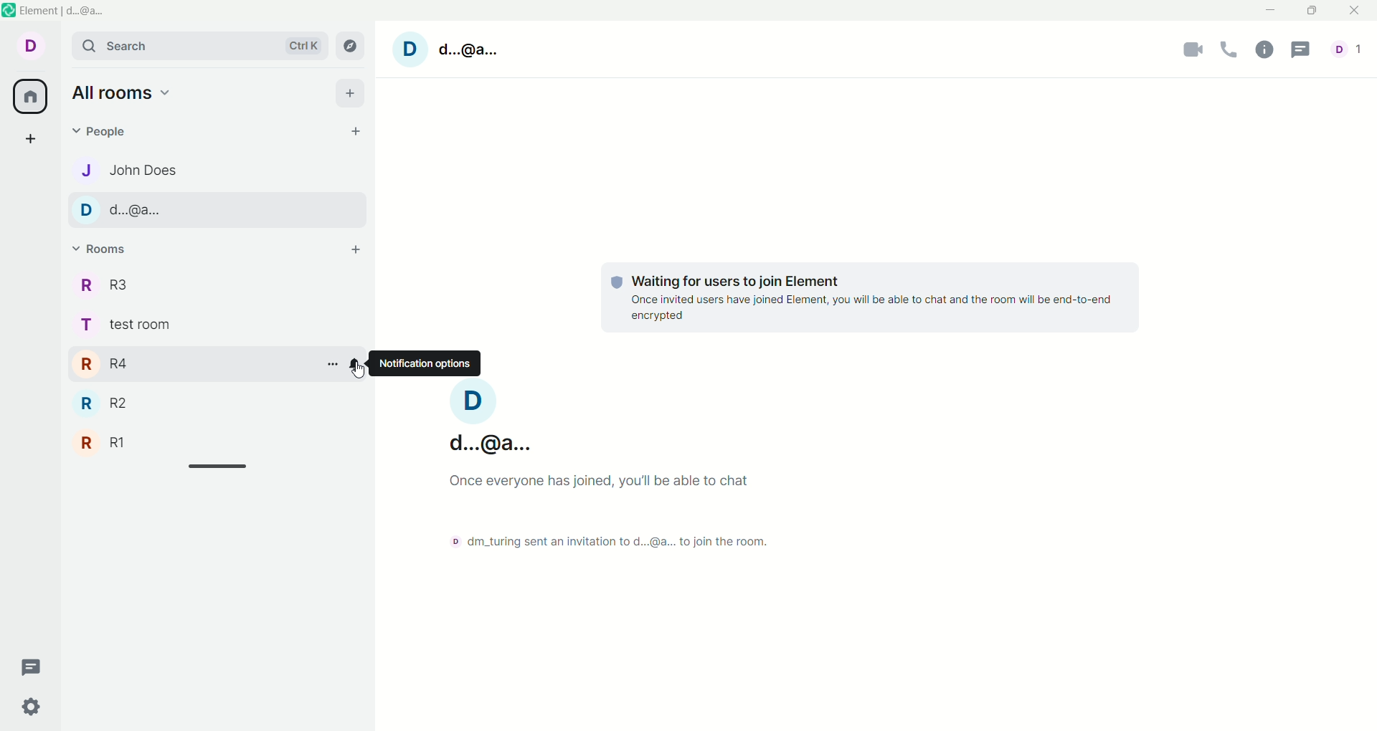 This screenshot has height=731, width=1377. Describe the element at coordinates (106, 133) in the screenshot. I see `people` at that location.